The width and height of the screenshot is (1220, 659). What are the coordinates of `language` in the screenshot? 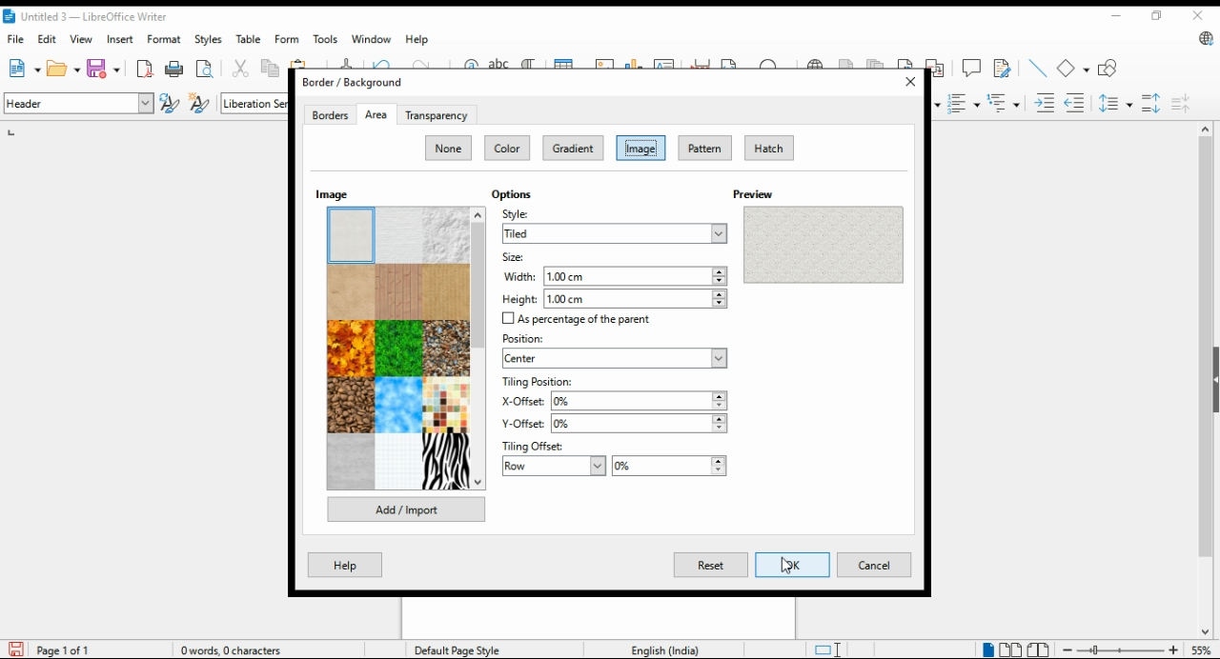 It's located at (663, 649).